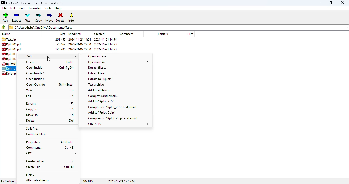 This screenshot has height=184, width=349. I want to click on logo, so click(3, 3).